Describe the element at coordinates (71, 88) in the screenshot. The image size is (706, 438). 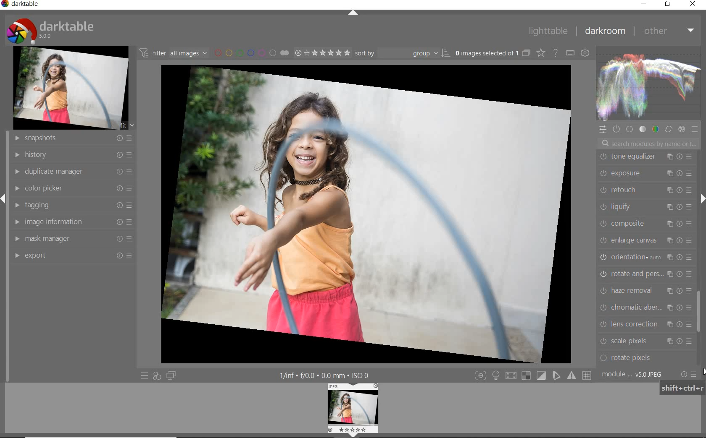
I see `image` at that location.